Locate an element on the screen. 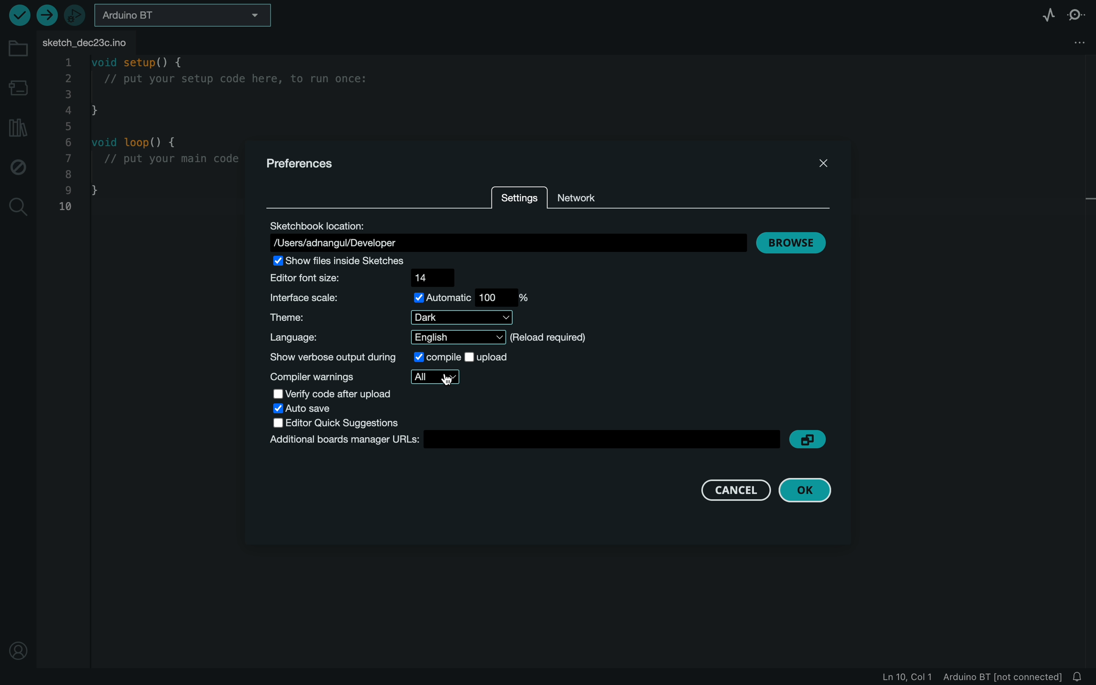  show verbose outpur is located at coordinates (390, 357).